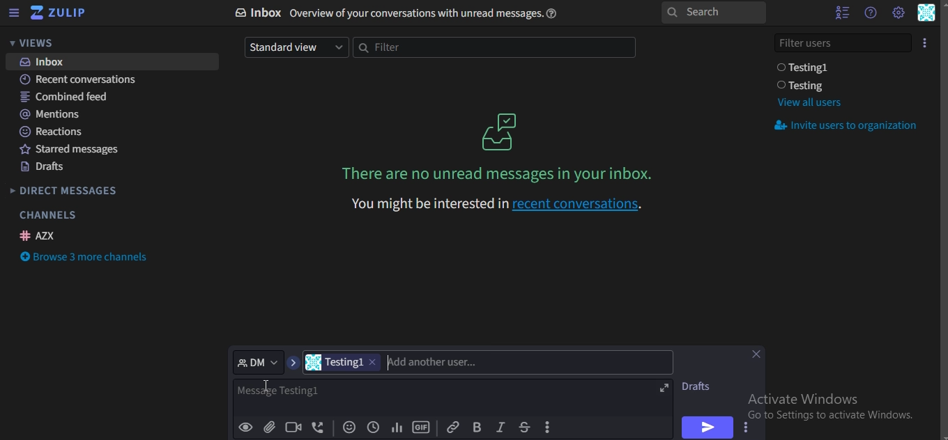 Image resolution: width=948 pixels, height=440 pixels. Describe the element at coordinates (87, 81) in the screenshot. I see `recent conversations` at that location.